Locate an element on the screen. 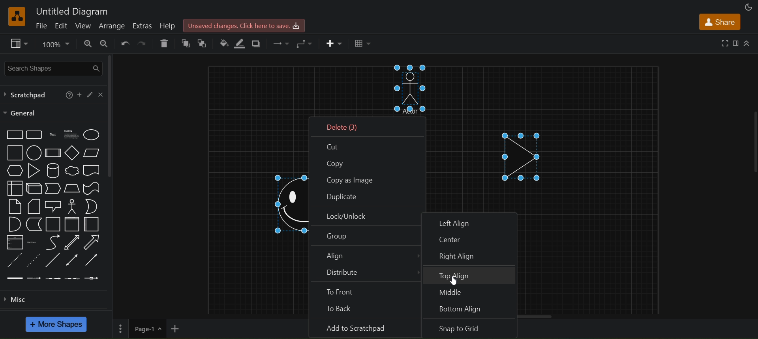  and is located at coordinates (13, 224).